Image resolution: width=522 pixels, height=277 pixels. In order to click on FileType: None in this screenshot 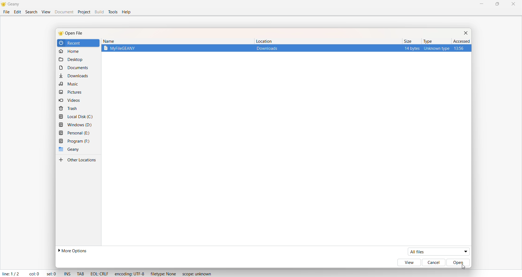, I will do `click(163, 273)`.